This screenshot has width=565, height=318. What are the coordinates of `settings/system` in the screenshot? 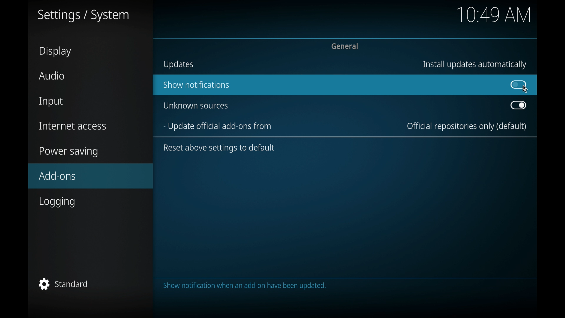 It's located at (84, 16).